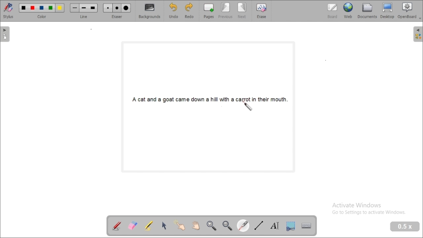 The width and height of the screenshot is (423, 238). I want to click on backgrounds, so click(150, 11).